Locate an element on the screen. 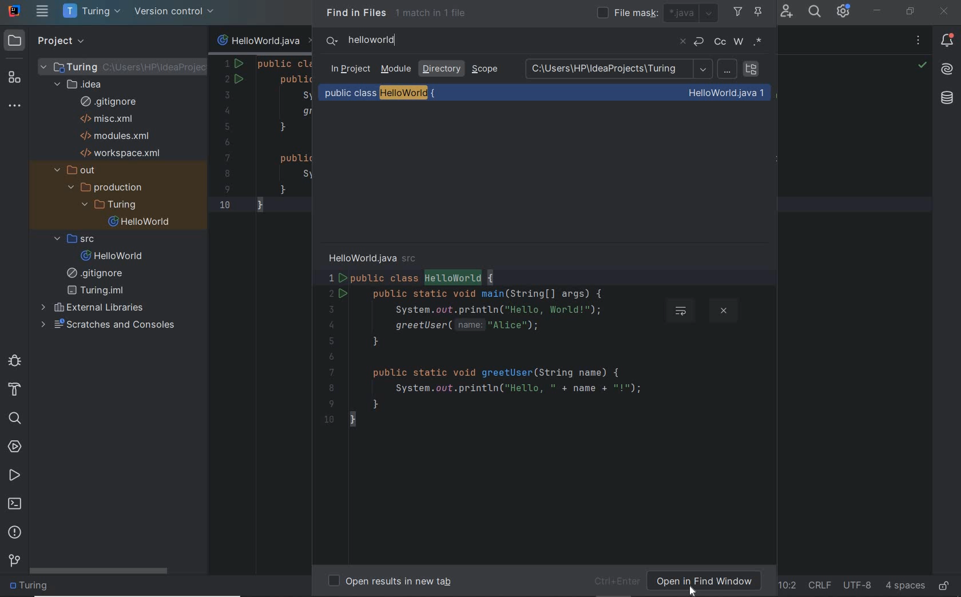 Image resolution: width=961 pixels, height=597 pixels. out is located at coordinates (80, 170).